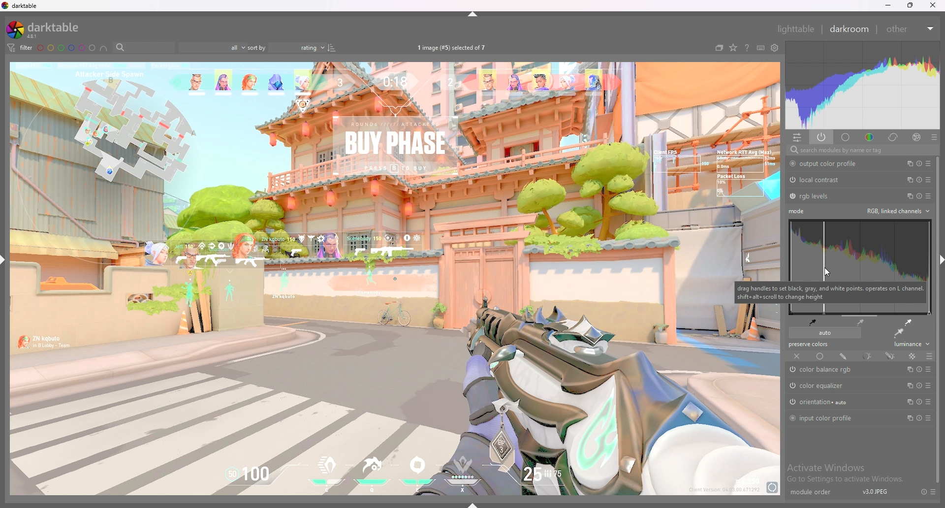 This screenshot has height=508, width=945. I want to click on darktable, so click(21, 5).